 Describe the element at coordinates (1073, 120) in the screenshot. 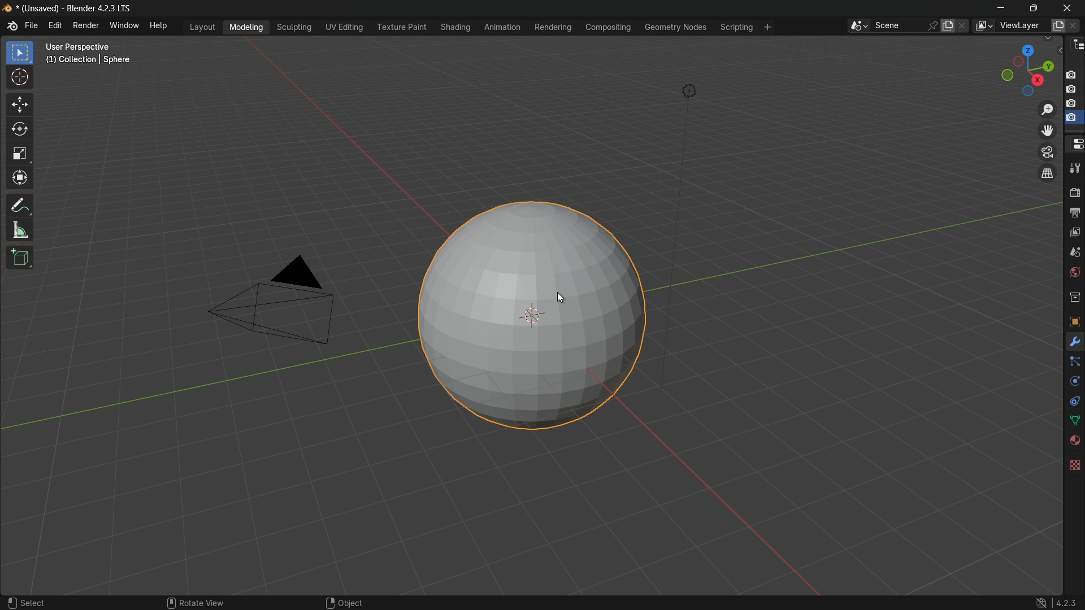

I see `selected capture` at that location.